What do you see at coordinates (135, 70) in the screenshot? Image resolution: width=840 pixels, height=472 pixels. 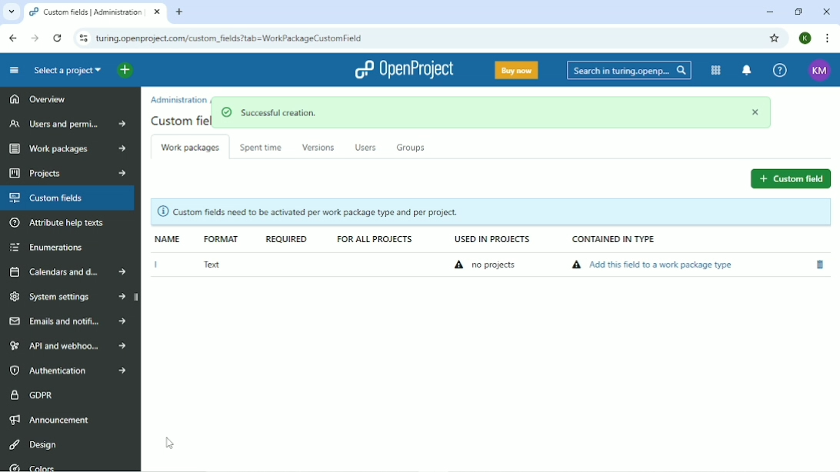 I see `Open quick add menu` at bounding box center [135, 70].